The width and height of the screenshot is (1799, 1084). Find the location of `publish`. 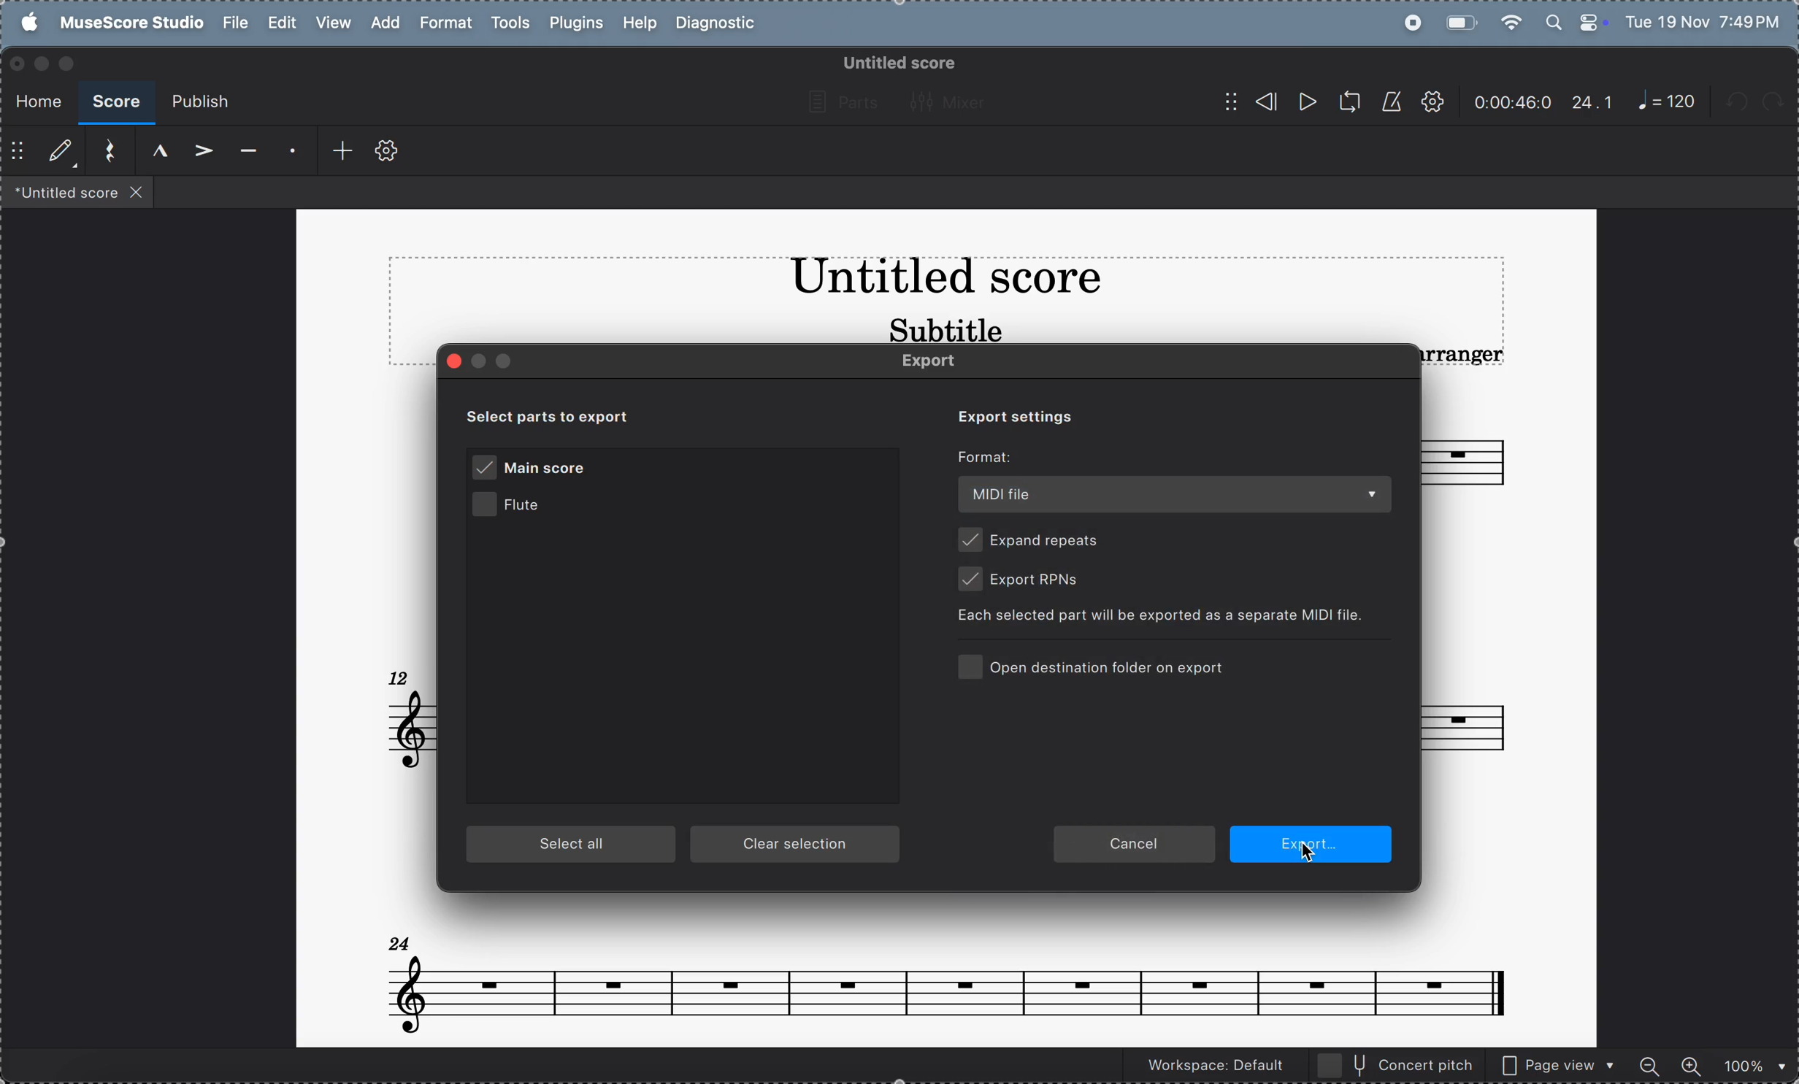

publish is located at coordinates (199, 103).